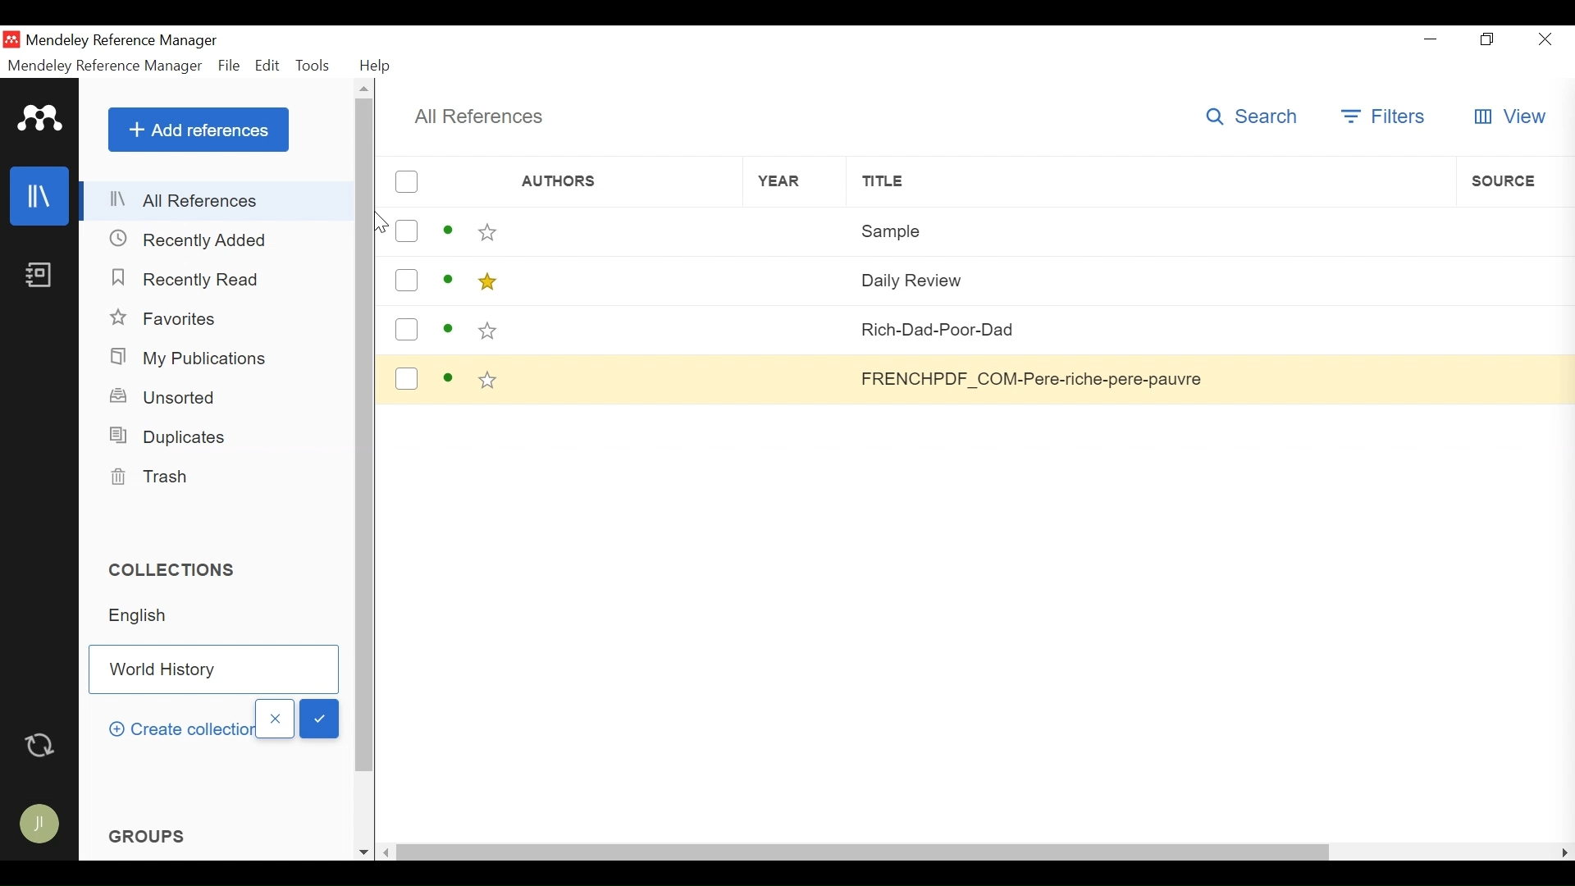  I want to click on Scroll up, so click(365, 88).